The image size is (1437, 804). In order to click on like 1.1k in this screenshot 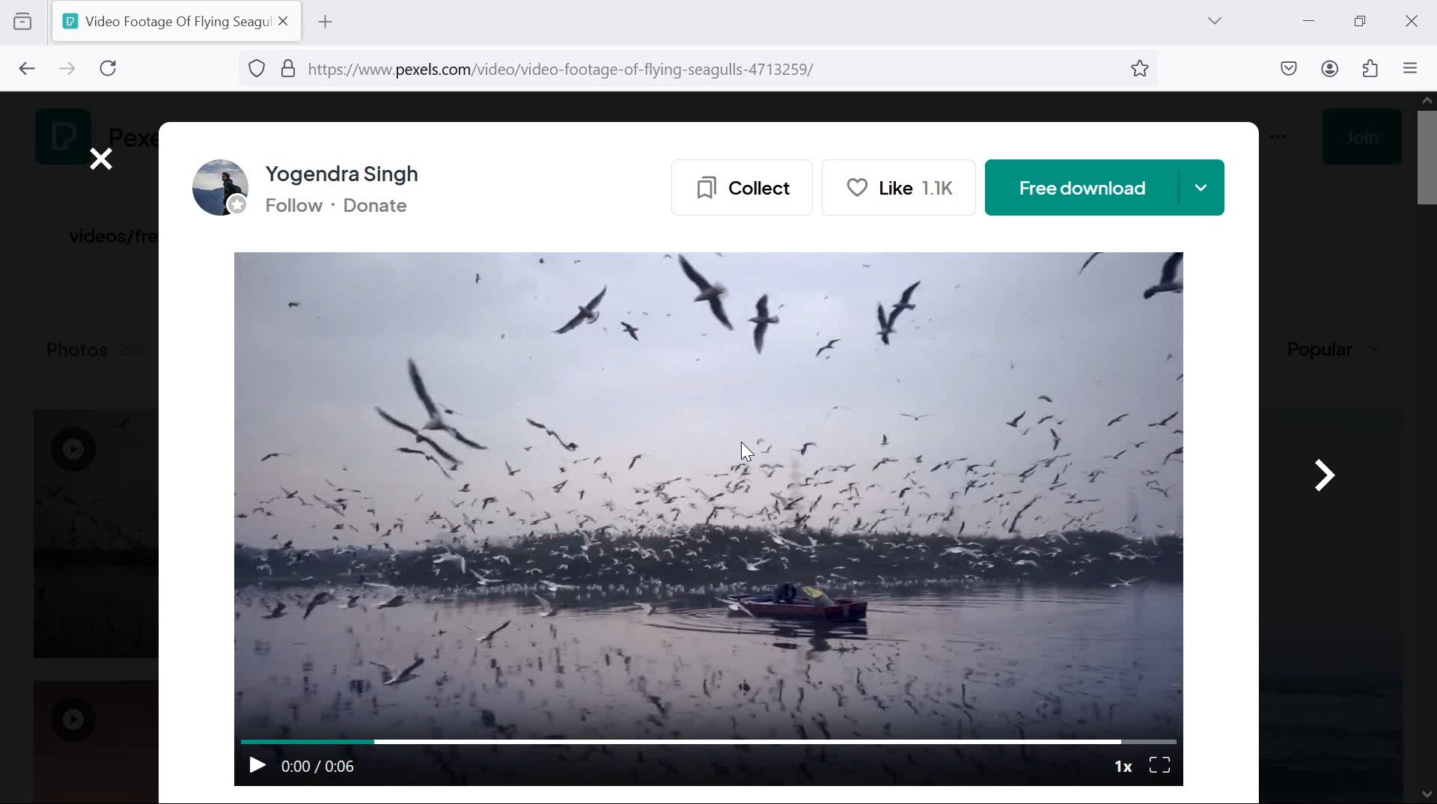, I will do `click(906, 187)`.